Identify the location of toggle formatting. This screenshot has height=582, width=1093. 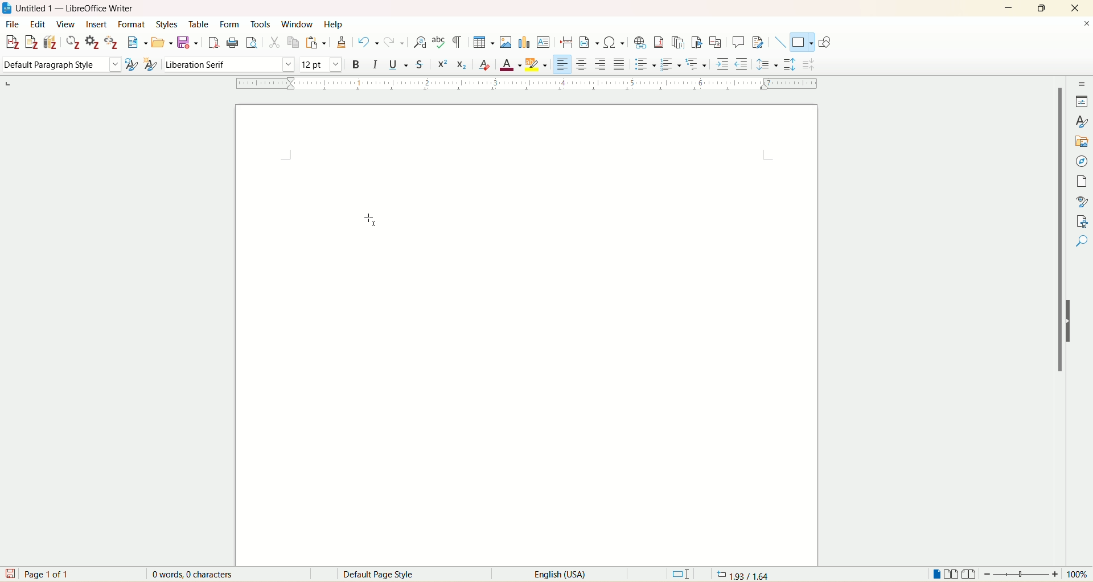
(457, 43).